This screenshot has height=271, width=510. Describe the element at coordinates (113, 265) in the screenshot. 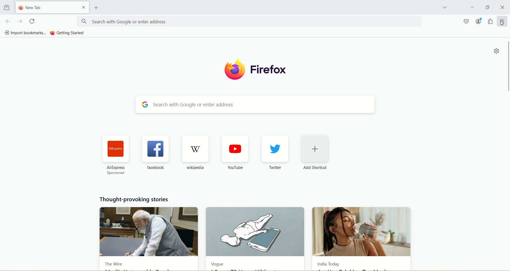

I see `The Wire` at that location.